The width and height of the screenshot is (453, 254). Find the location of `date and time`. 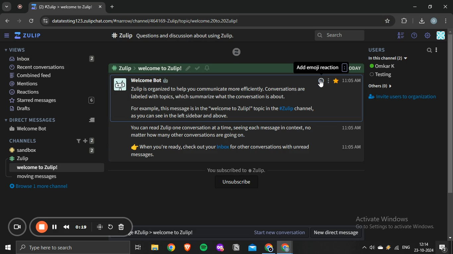

date and time is located at coordinates (423, 248).